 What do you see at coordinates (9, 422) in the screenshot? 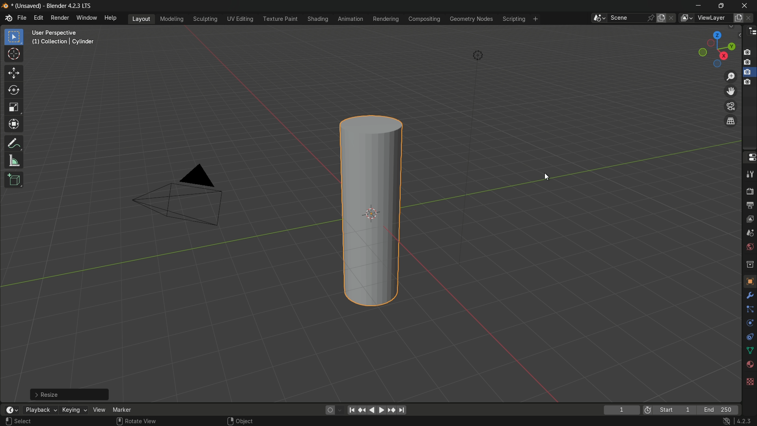
I see `left  click` at bounding box center [9, 422].